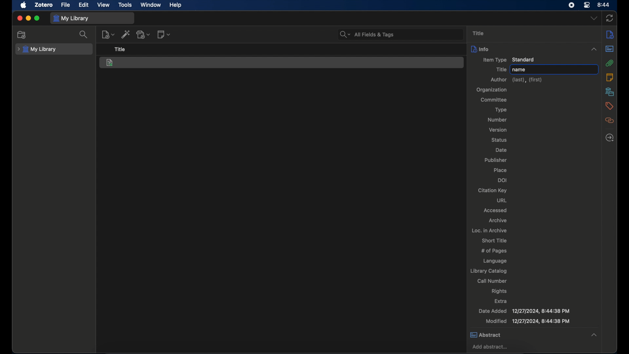 Image resolution: width=629 pixels, height=354 pixels. I want to click on version, so click(497, 130).